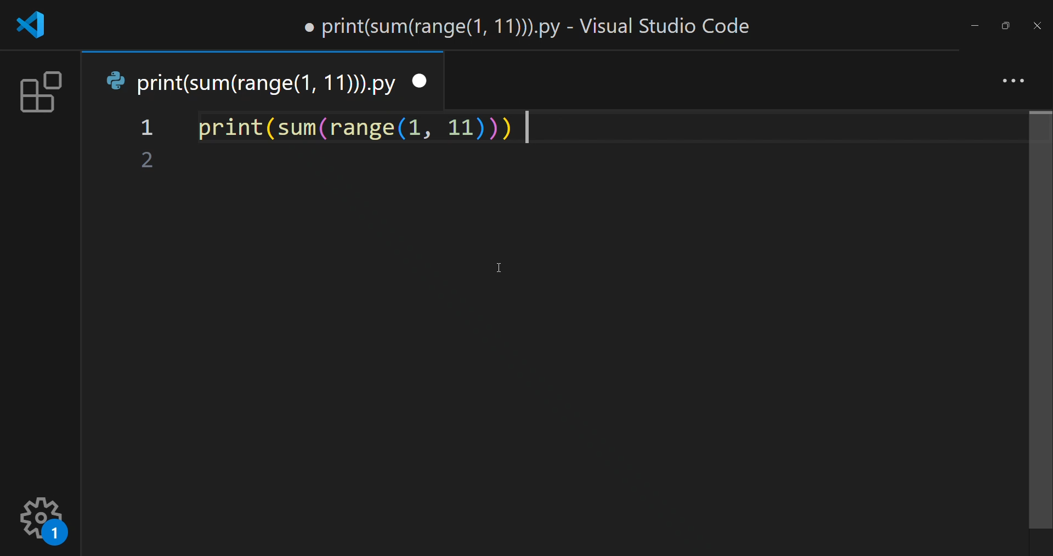  I want to click on extension, so click(38, 94).